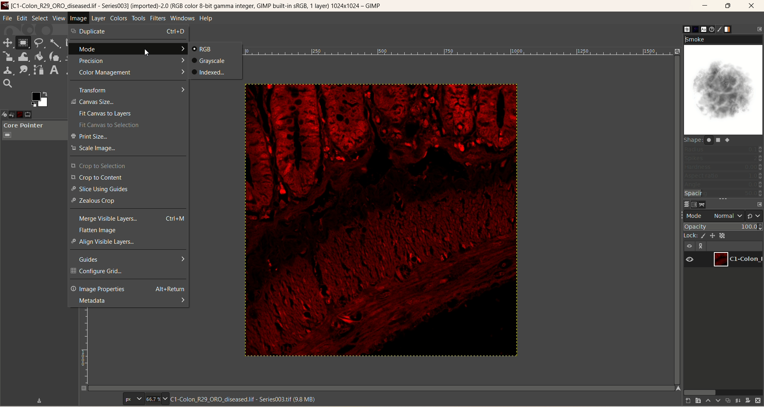 The image size is (764, 407). I want to click on configure grid, so click(128, 272).